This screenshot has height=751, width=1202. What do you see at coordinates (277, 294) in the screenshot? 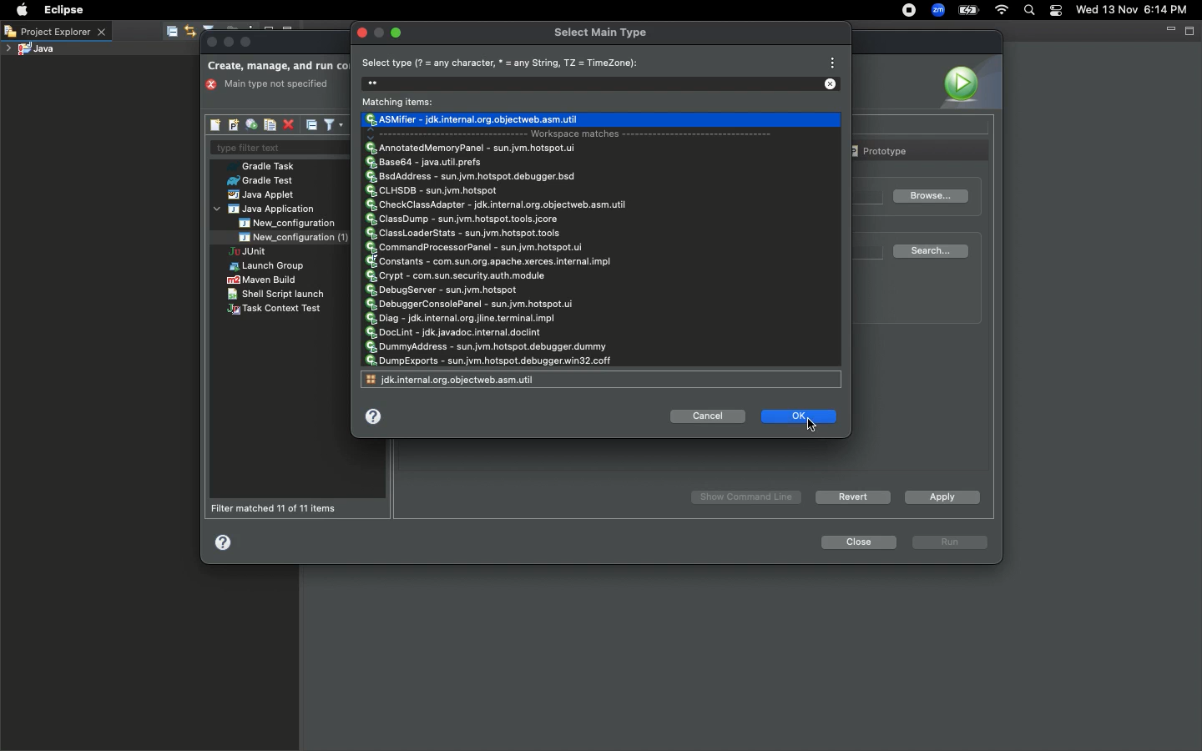
I see `Shell script launch` at bounding box center [277, 294].